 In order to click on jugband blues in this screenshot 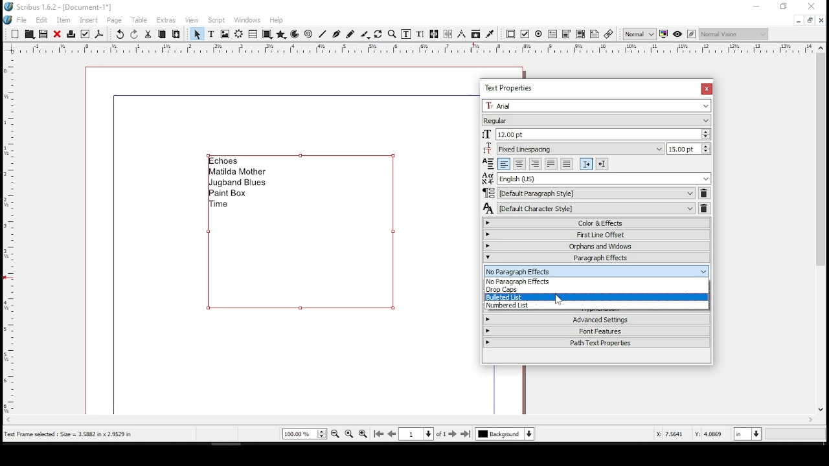, I will do `click(239, 184)`.